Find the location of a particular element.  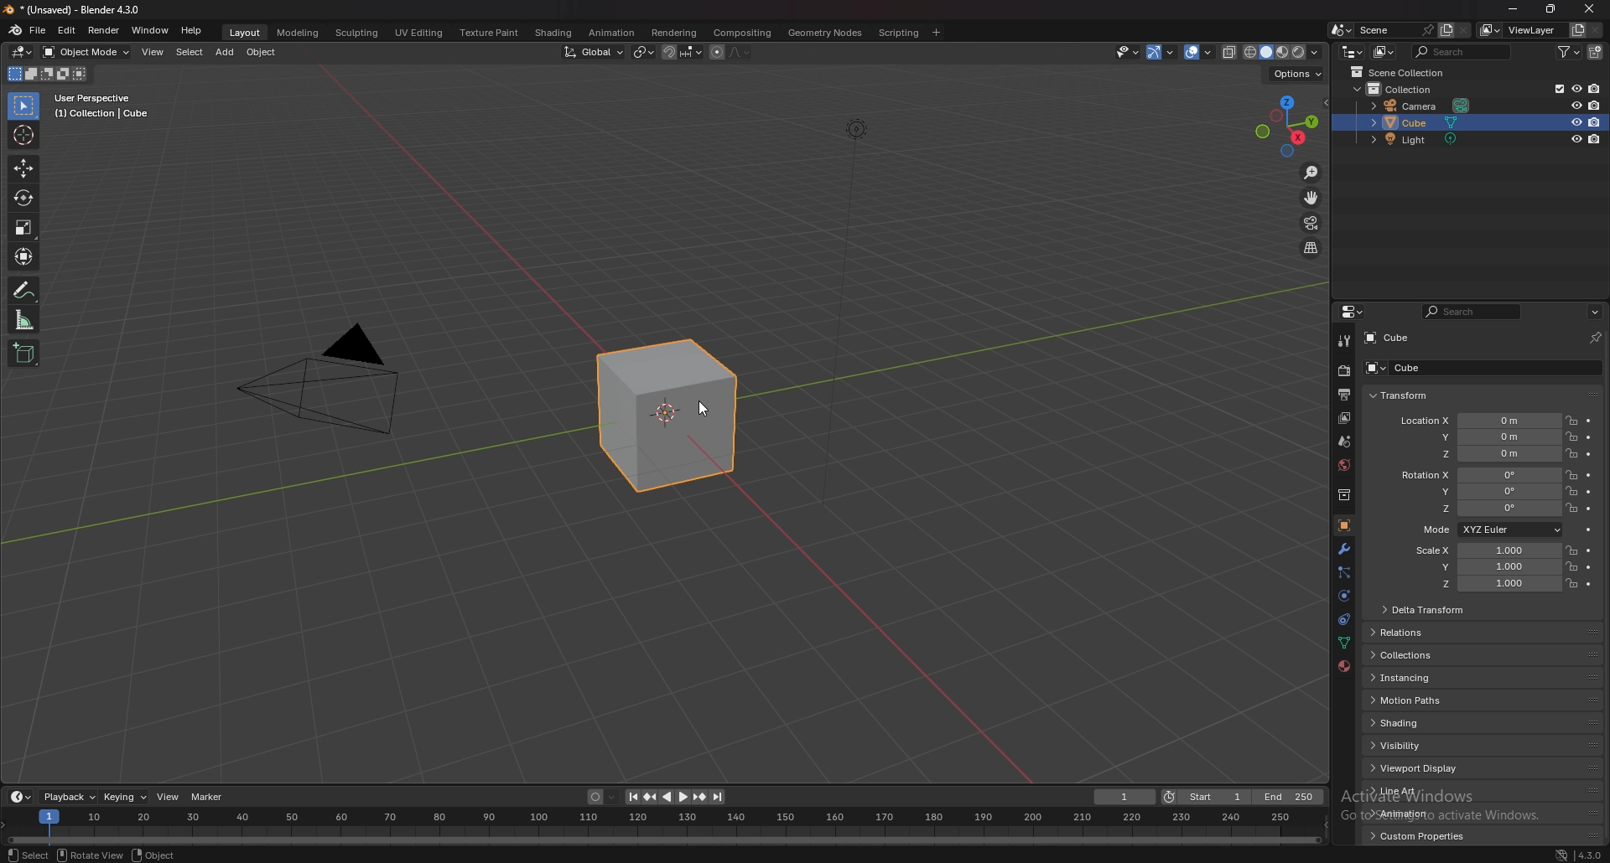

hide in viewport is located at coordinates (1576, 139).